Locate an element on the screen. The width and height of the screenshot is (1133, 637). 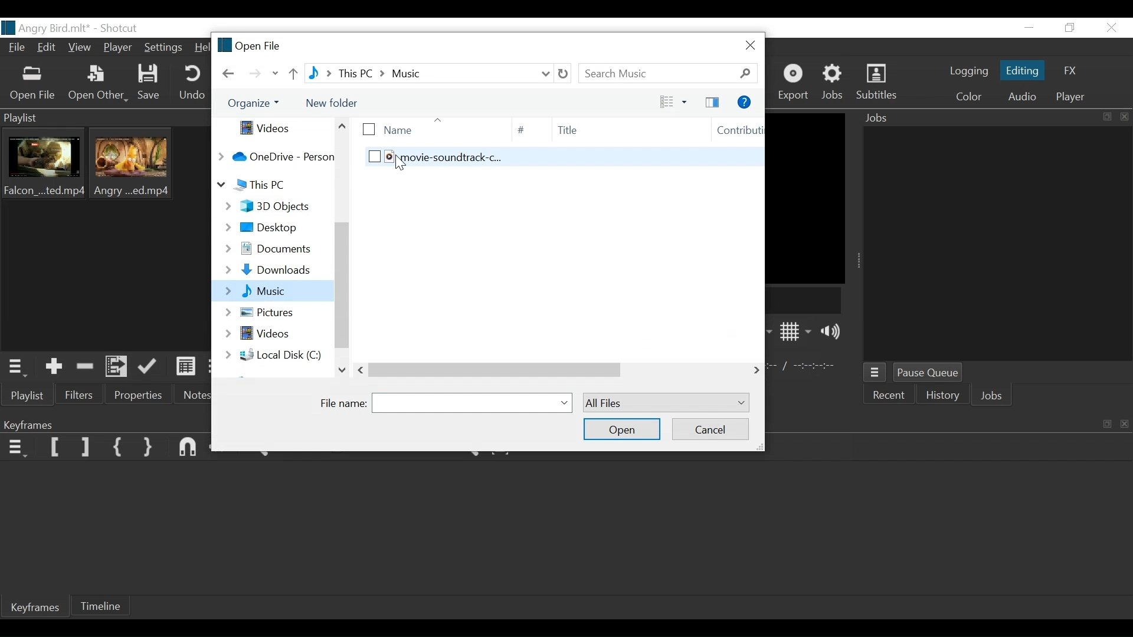
Properties is located at coordinates (134, 395).